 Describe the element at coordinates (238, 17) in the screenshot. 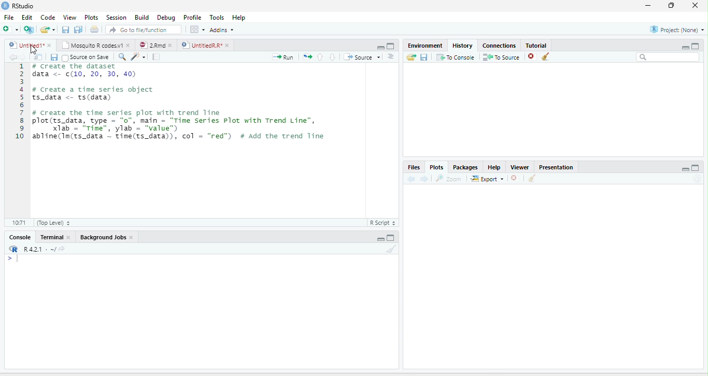

I see `Help` at that location.